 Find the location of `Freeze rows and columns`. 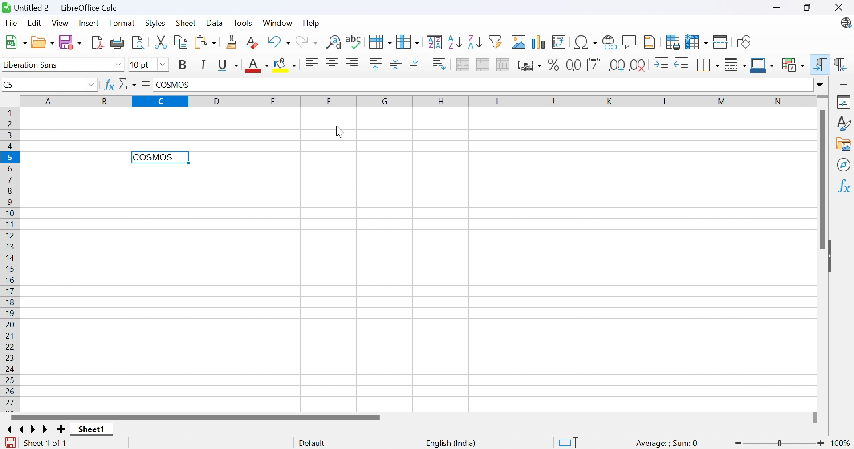

Freeze rows and columns is located at coordinates (697, 42).